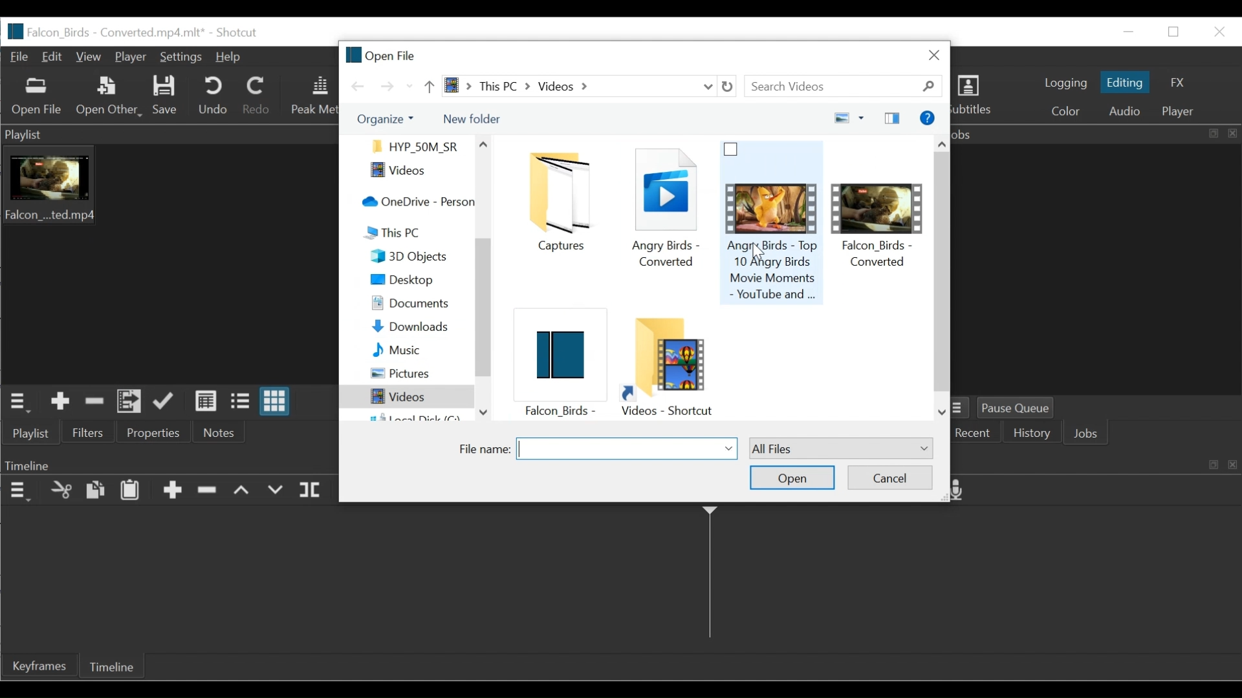 The width and height of the screenshot is (1242, 698). What do you see at coordinates (168, 402) in the screenshot?
I see `Update` at bounding box center [168, 402].